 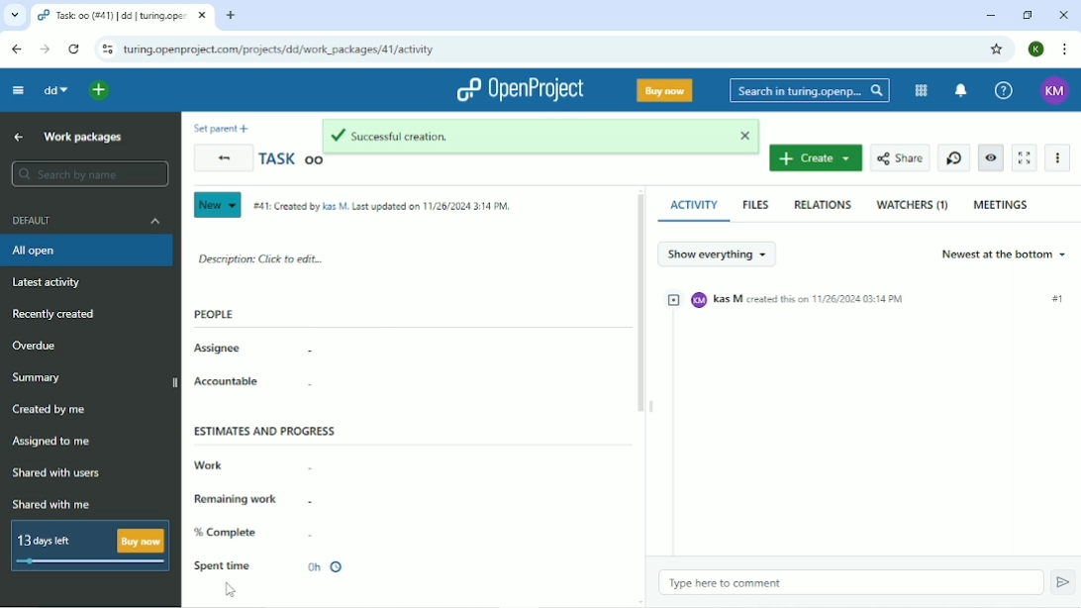 I want to click on Search in turing.openproject.com, so click(x=810, y=90).